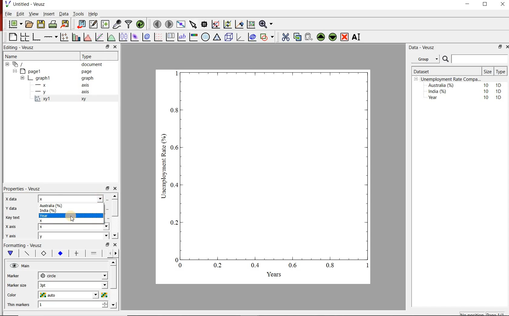 The height and width of the screenshot is (316, 509). Describe the element at coordinates (193, 37) in the screenshot. I see `image color bar` at that location.